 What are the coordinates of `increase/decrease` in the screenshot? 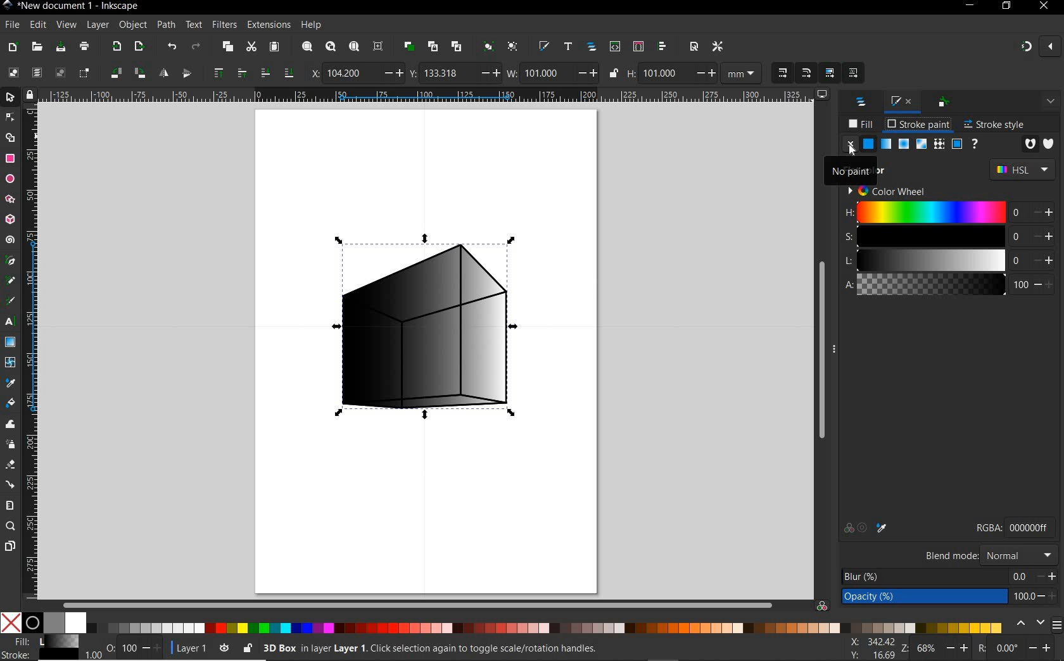 It's located at (1043, 648).